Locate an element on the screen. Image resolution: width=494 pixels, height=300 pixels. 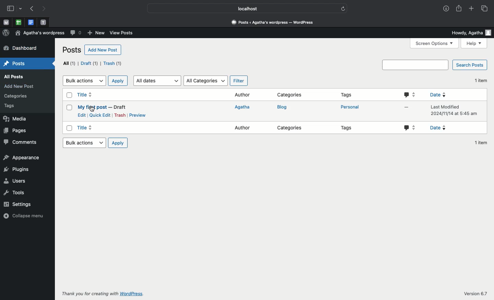
Sidebar is located at coordinates (10, 8).